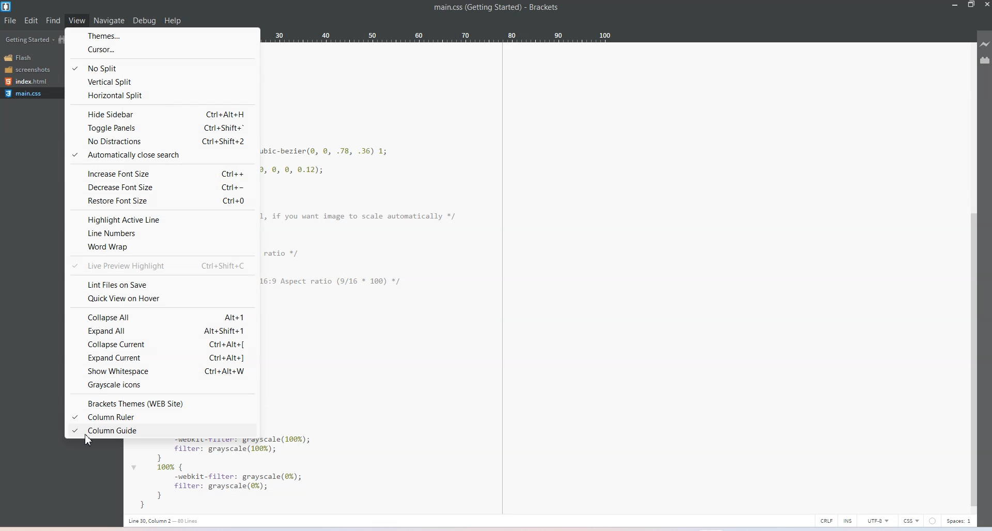 The image size is (992, 531). What do you see at coordinates (163, 35) in the screenshot?
I see `Themes` at bounding box center [163, 35].